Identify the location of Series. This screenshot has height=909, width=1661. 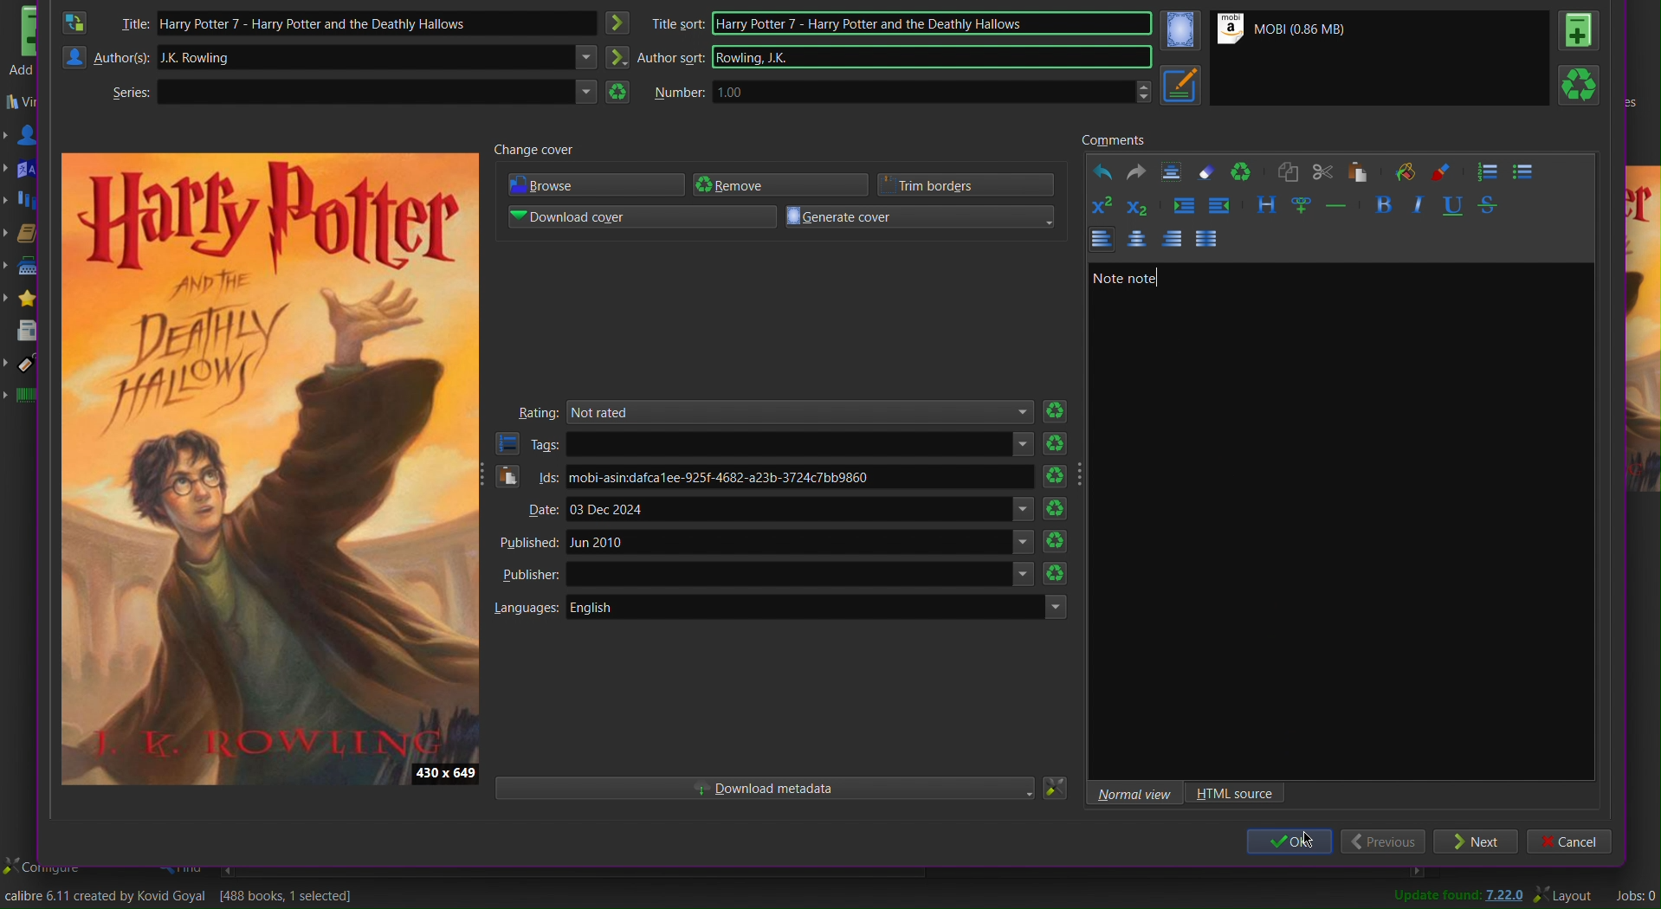
(28, 203).